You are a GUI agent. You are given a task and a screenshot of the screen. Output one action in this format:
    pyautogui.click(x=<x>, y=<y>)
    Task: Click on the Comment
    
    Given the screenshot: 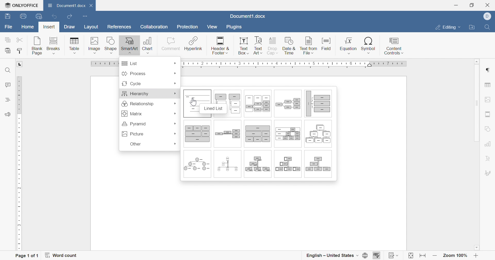 What is the action you would take?
    pyautogui.click(x=169, y=44)
    